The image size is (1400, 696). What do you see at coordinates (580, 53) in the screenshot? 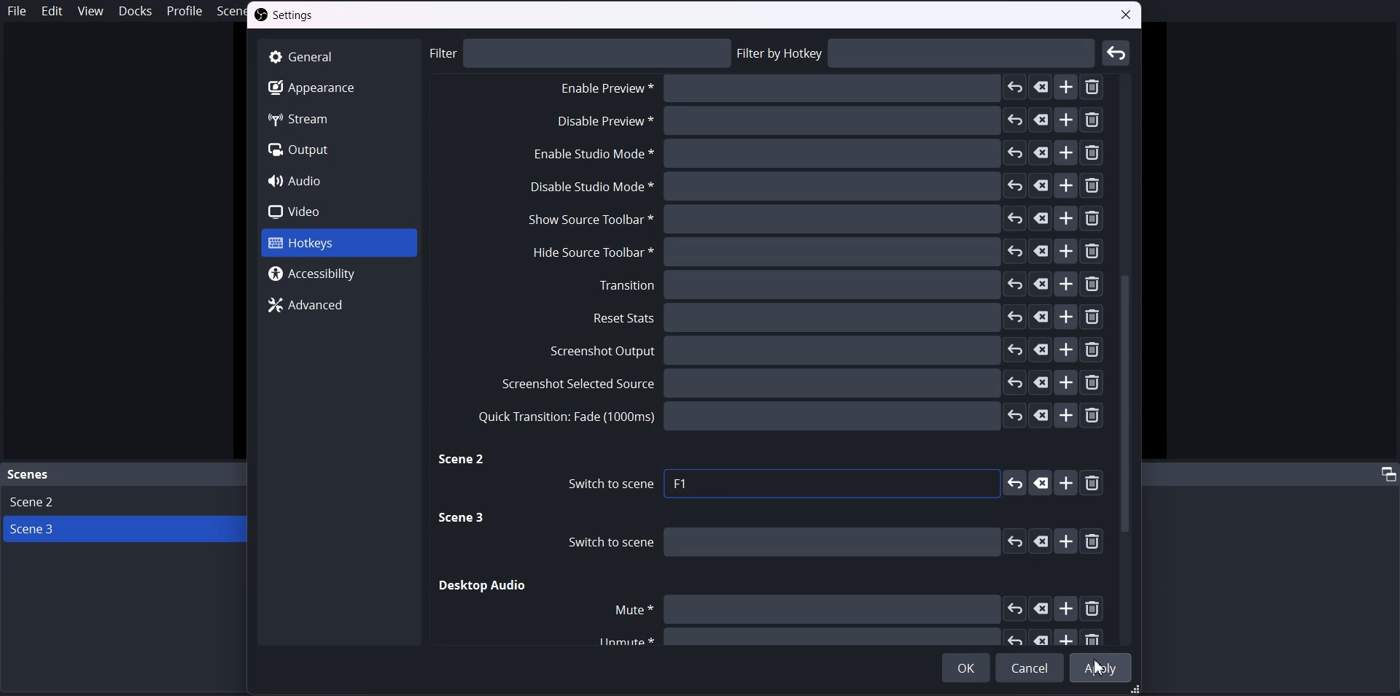
I see `philtre` at bounding box center [580, 53].